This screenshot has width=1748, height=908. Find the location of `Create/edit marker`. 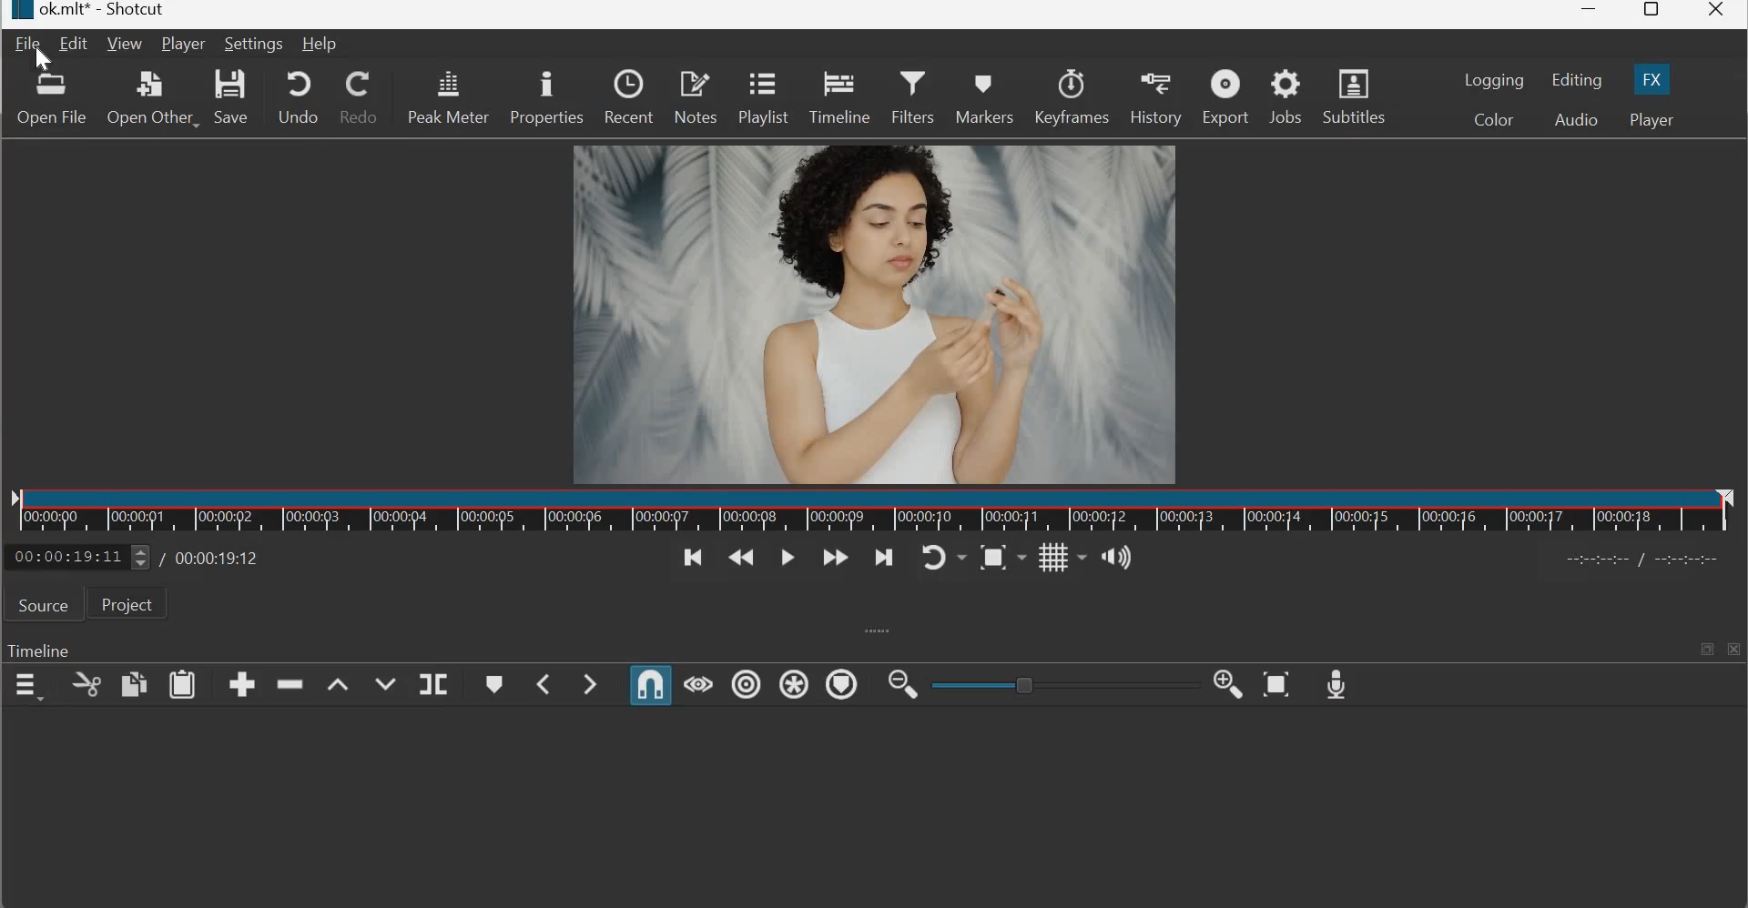

Create/edit marker is located at coordinates (493, 684).